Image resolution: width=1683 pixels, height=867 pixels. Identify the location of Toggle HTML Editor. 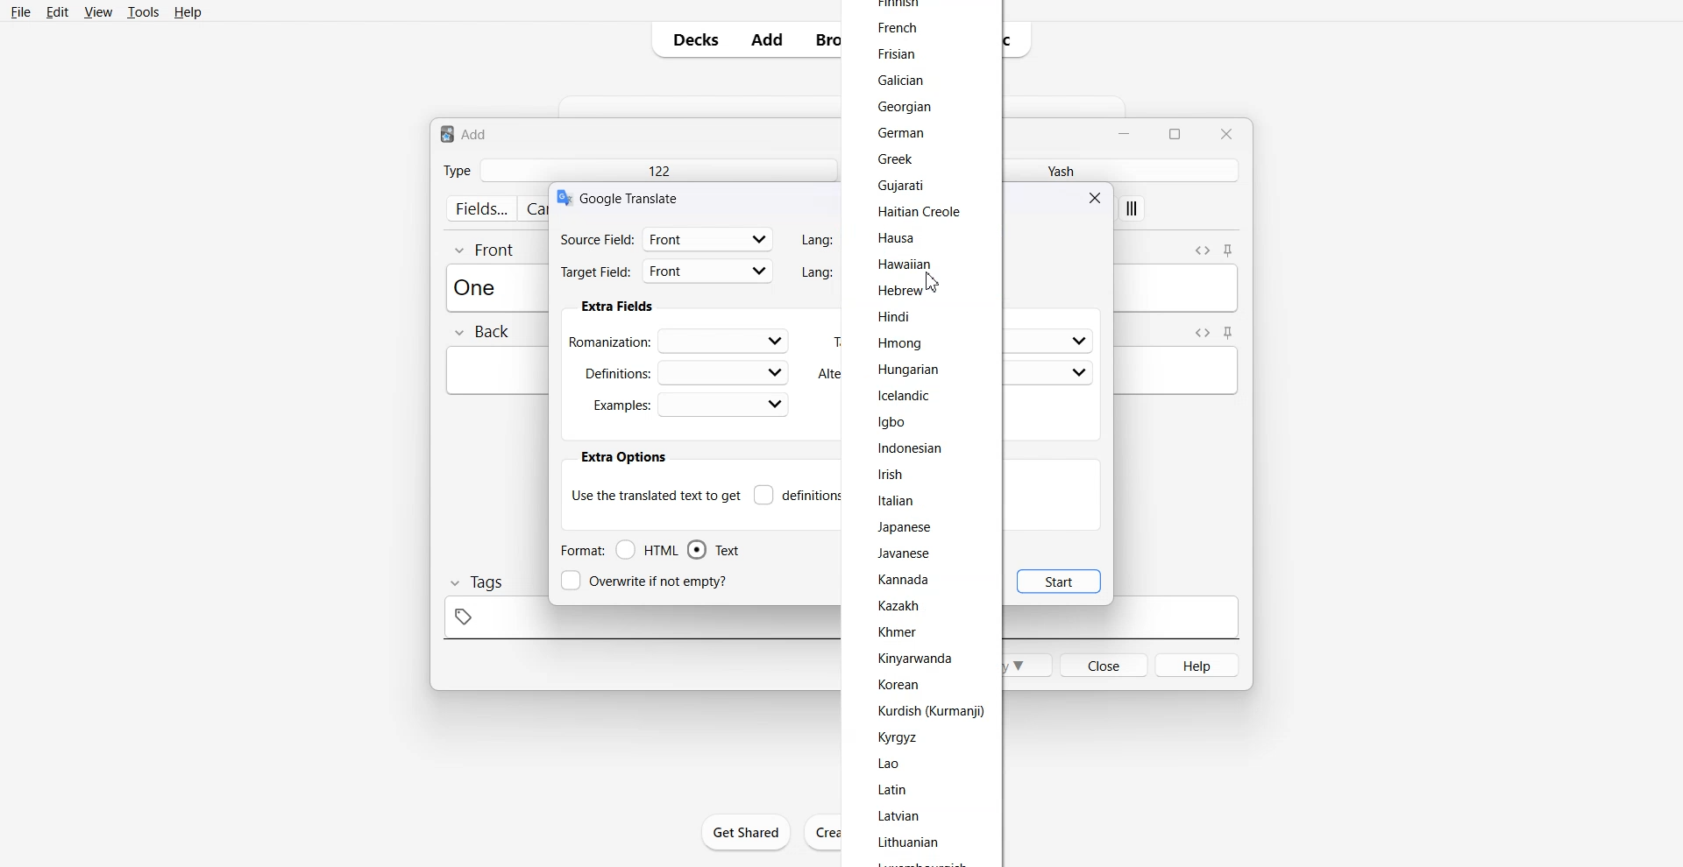
(1199, 332).